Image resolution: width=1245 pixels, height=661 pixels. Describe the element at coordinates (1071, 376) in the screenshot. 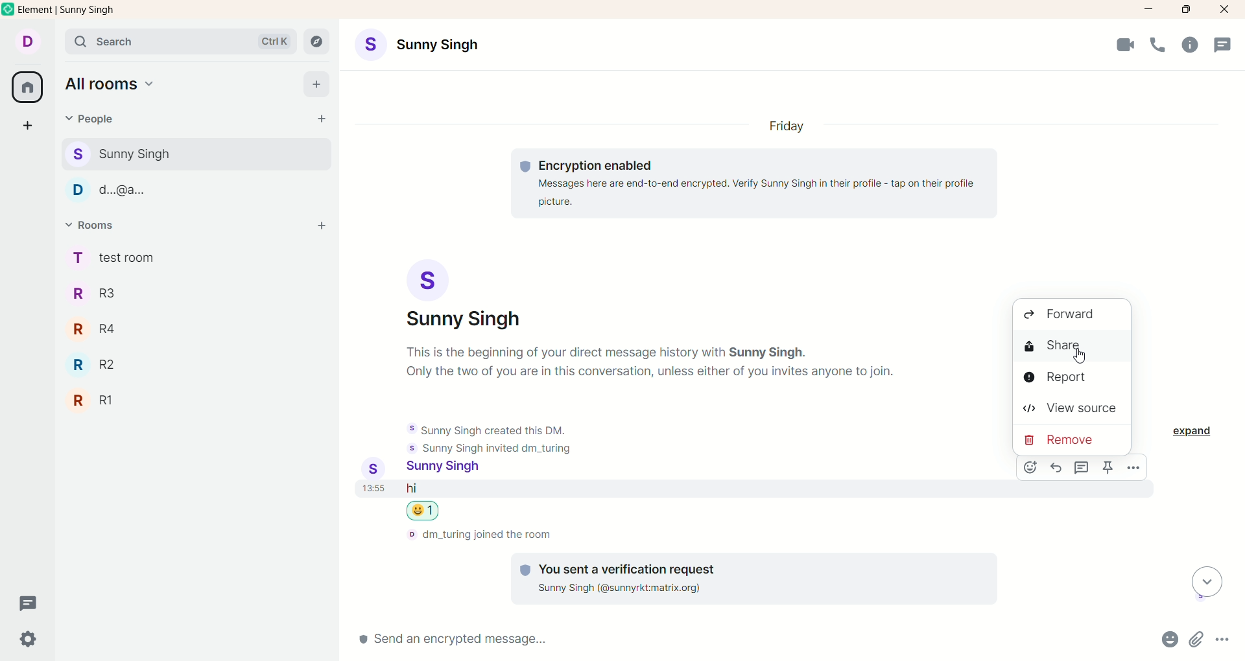

I see `report` at that location.